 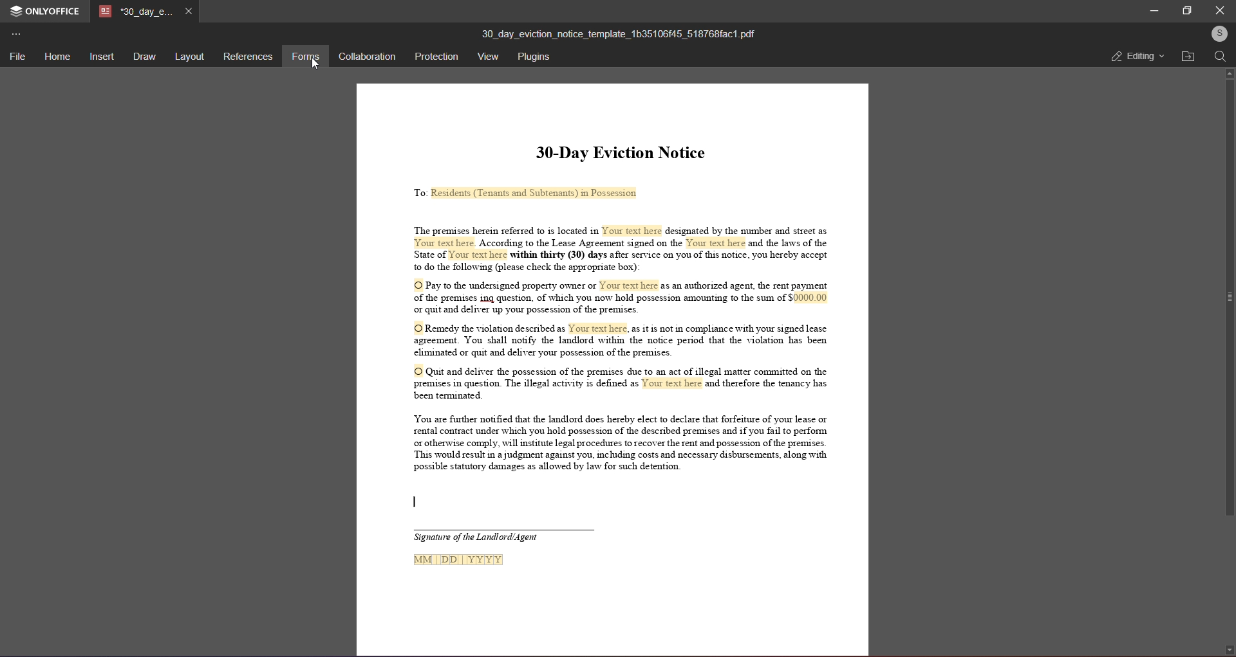 What do you see at coordinates (315, 65) in the screenshot?
I see `Cursor` at bounding box center [315, 65].